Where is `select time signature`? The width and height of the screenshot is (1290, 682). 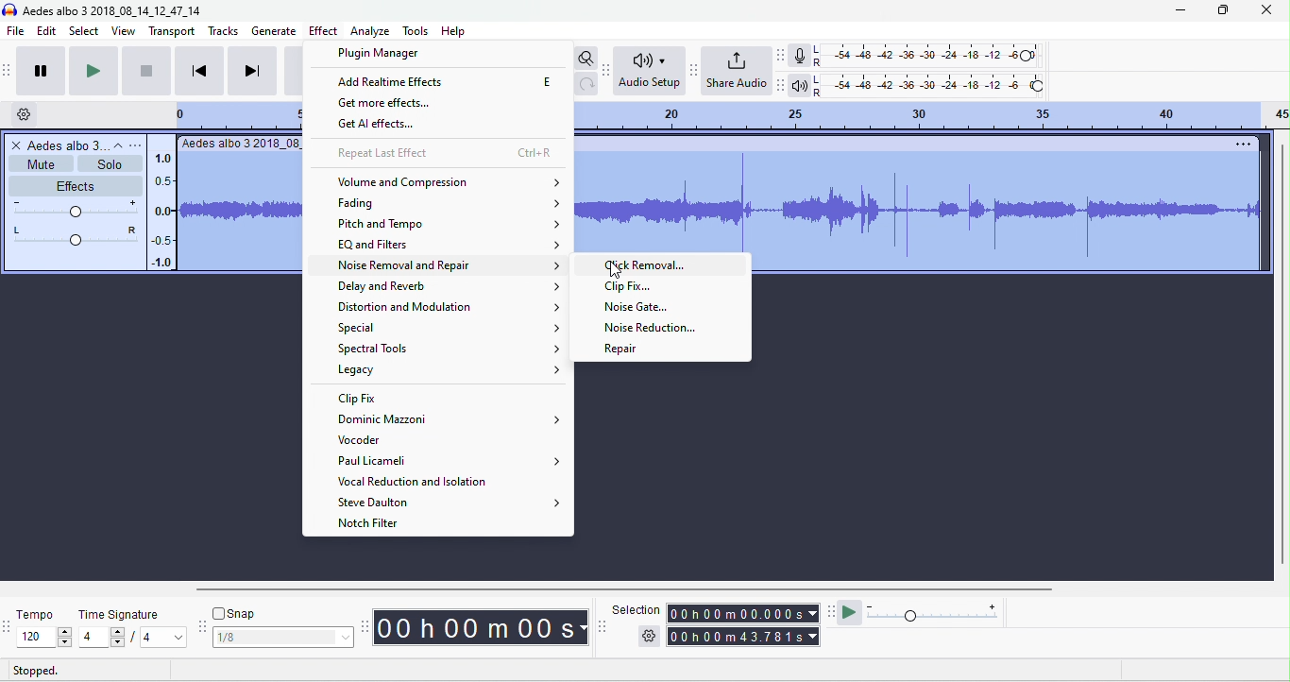
select time signature is located at coordinates (131, 638).